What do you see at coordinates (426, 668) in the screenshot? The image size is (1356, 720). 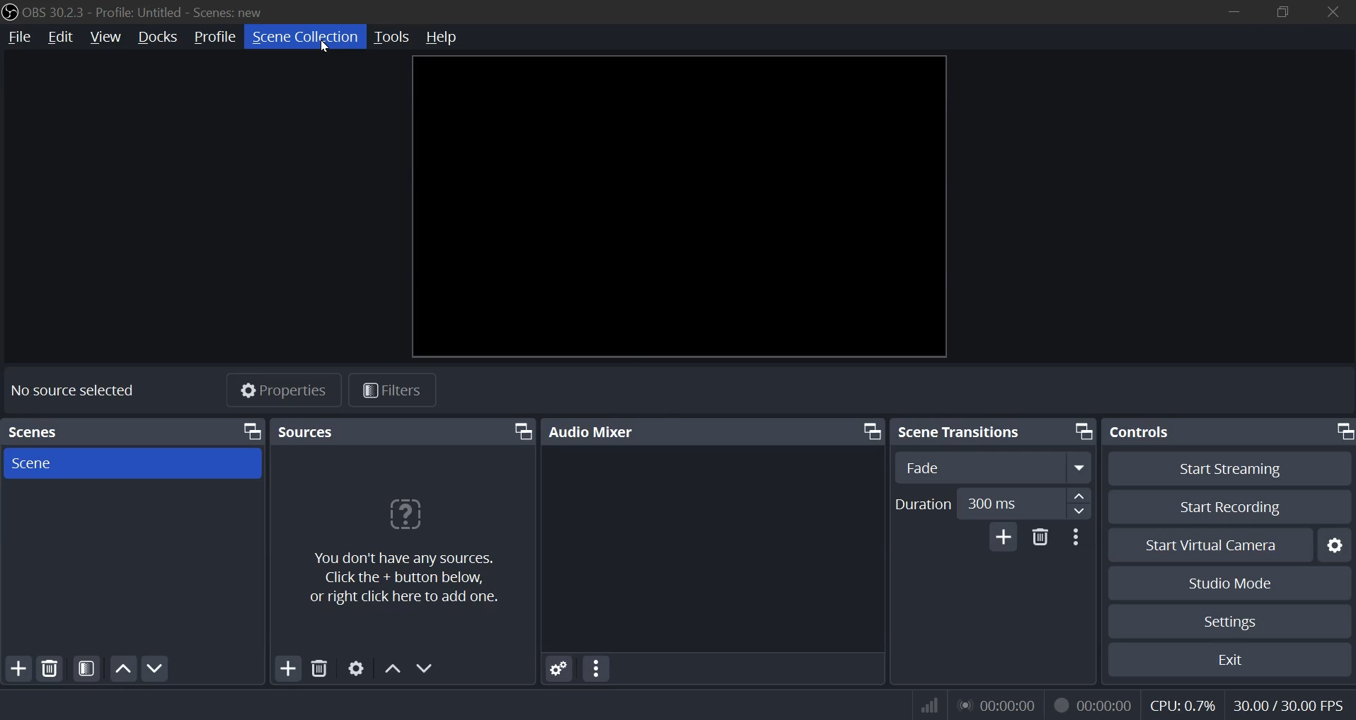 I see `down` at bounding box center [426, 668].